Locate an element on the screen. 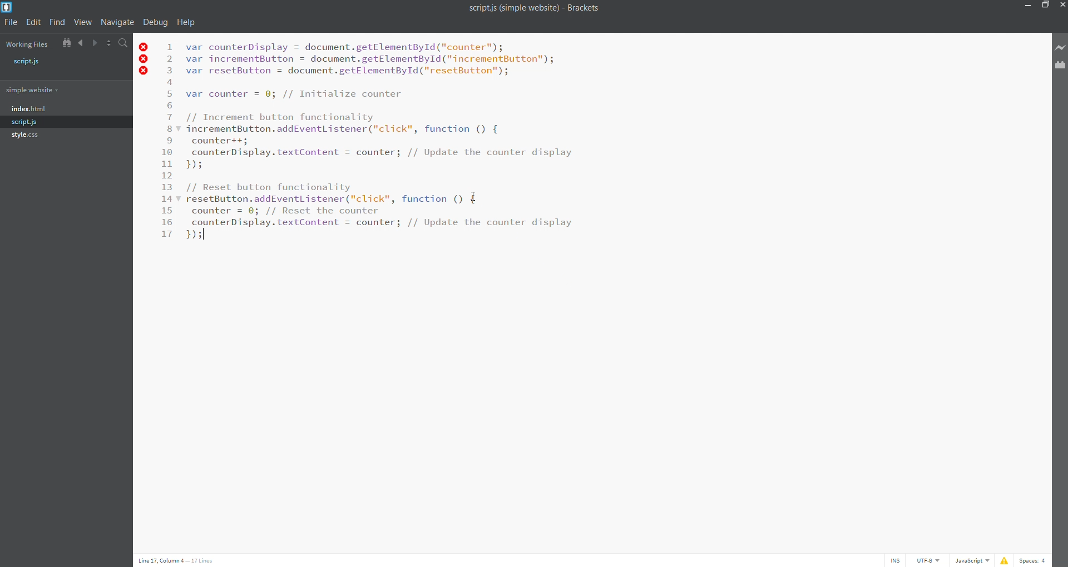 The height and width of the screenshot is (567, 1068). navigate forward is located at coordinates (93, 42).